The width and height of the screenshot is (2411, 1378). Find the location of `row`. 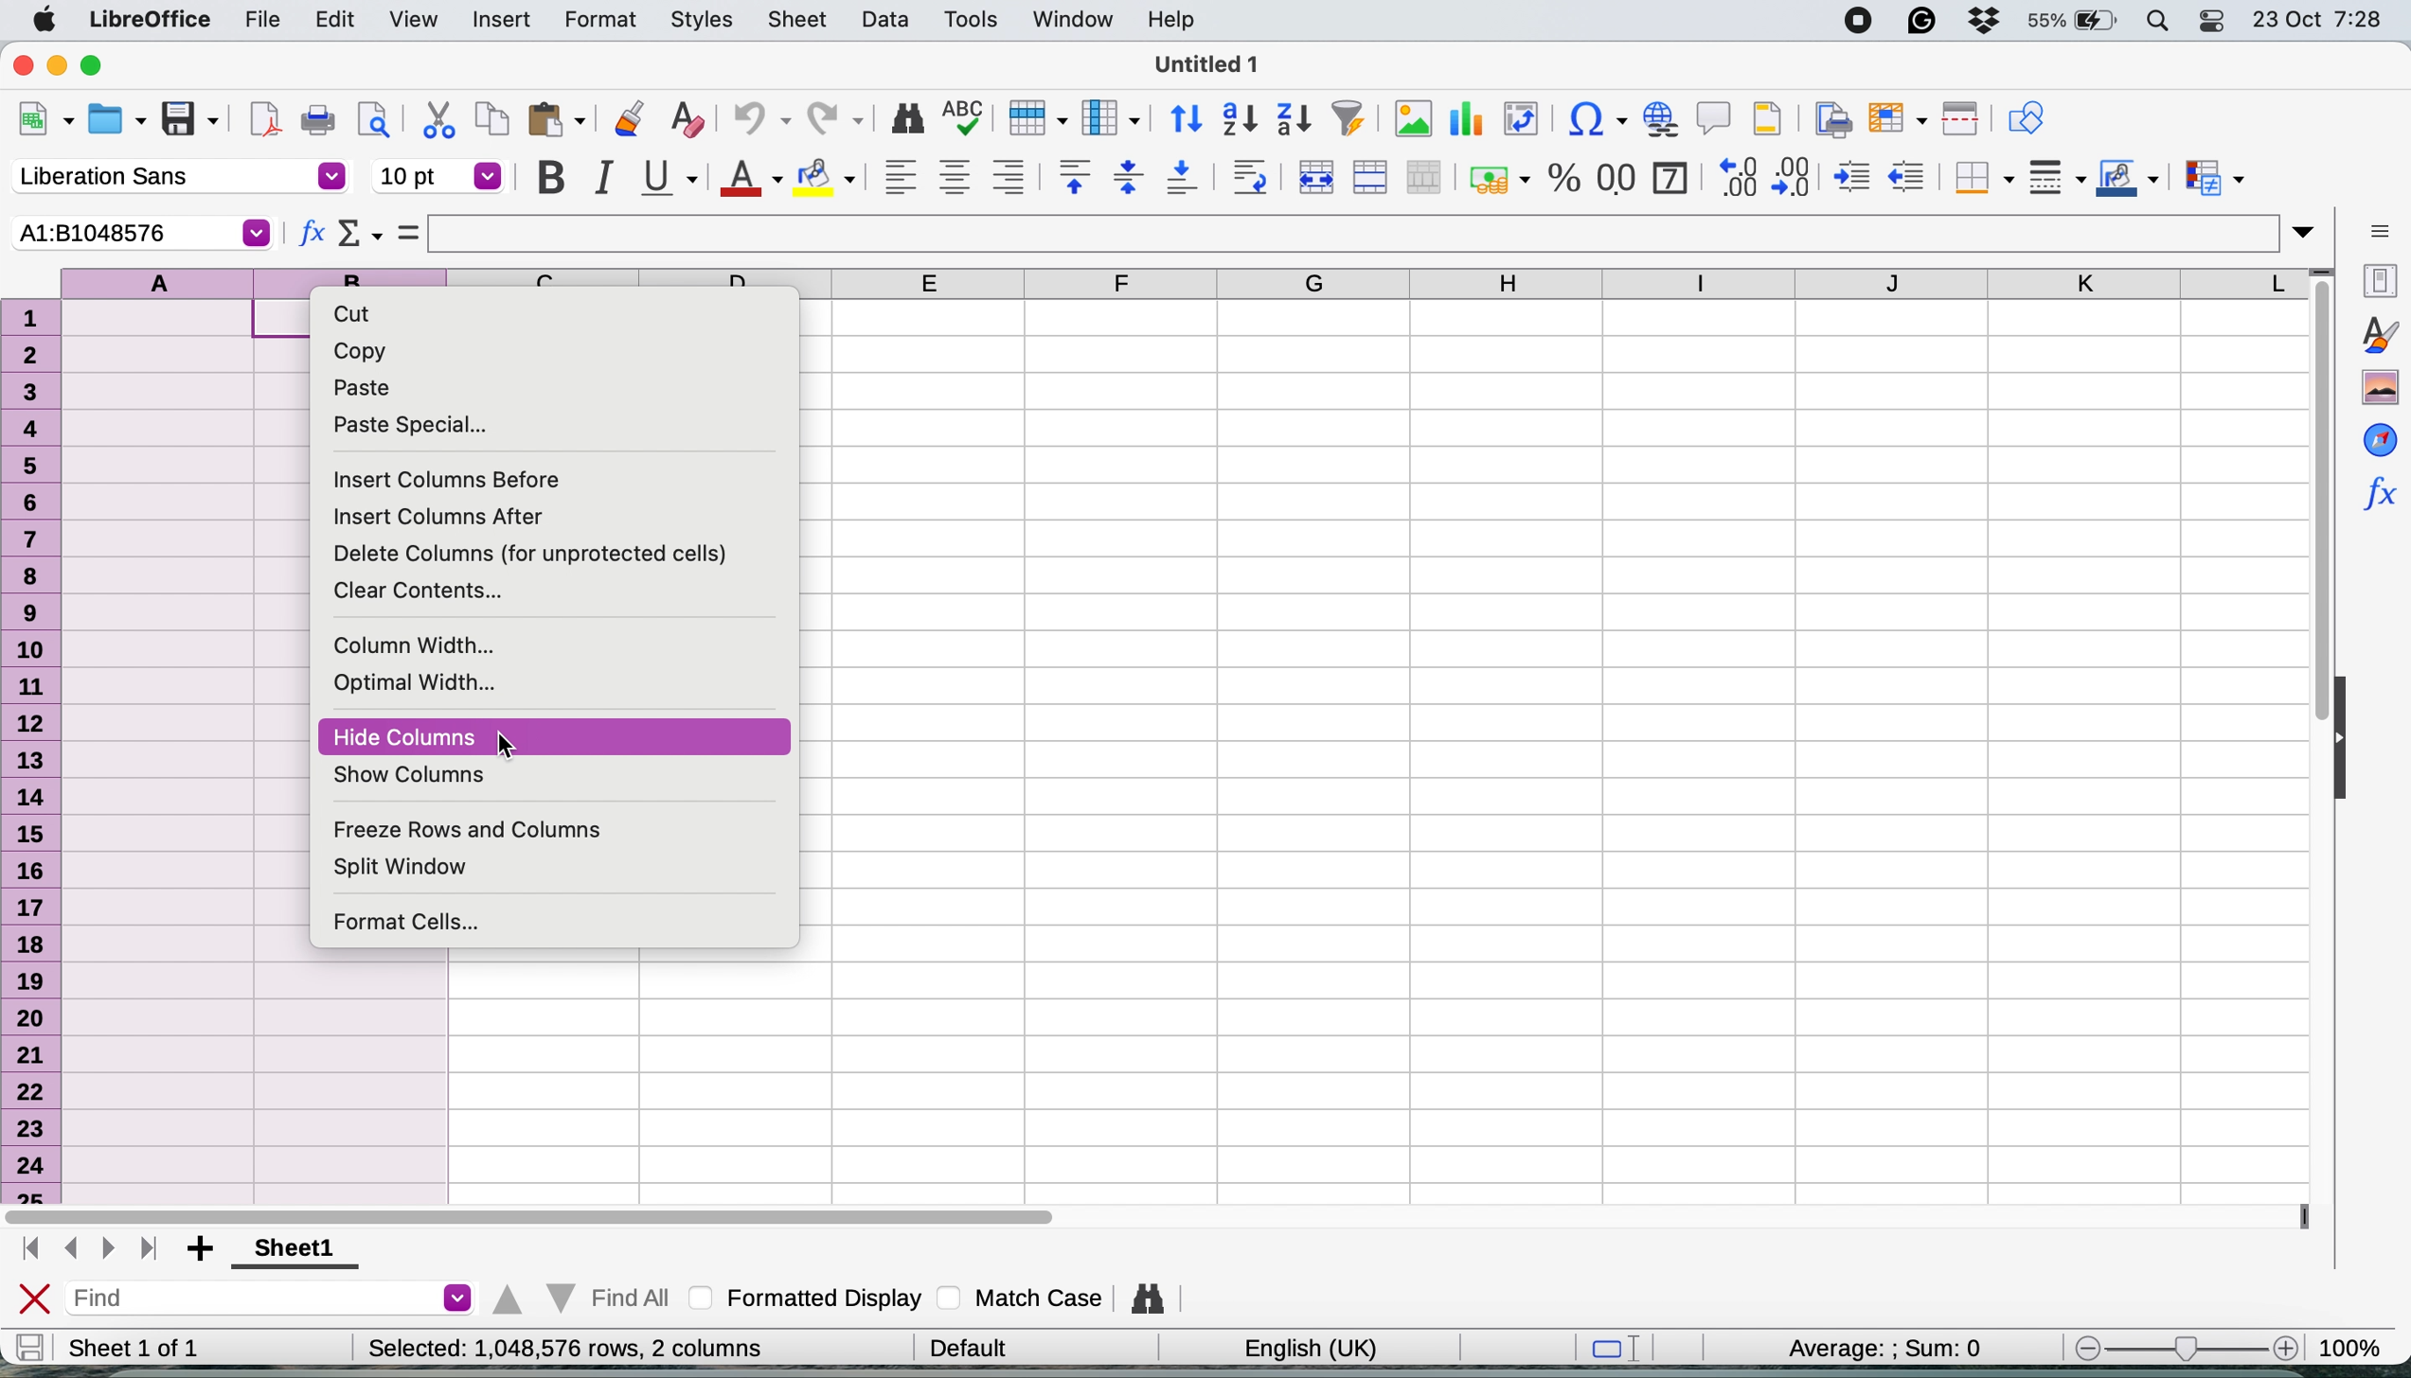

row is located at coordinates (1039, 119).